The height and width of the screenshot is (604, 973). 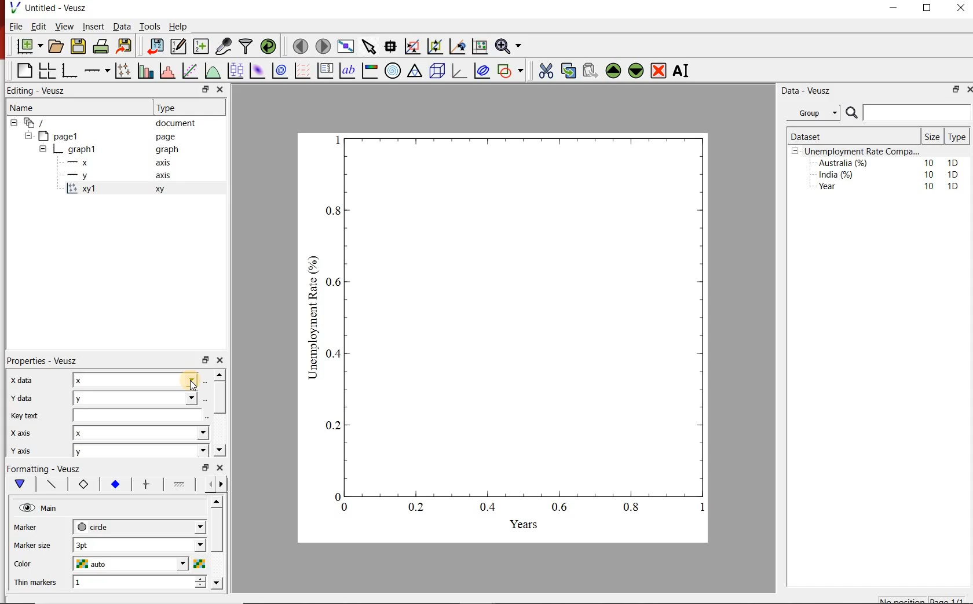 I want to click on click to zoom out graph axes, so click(x=436, y=45).